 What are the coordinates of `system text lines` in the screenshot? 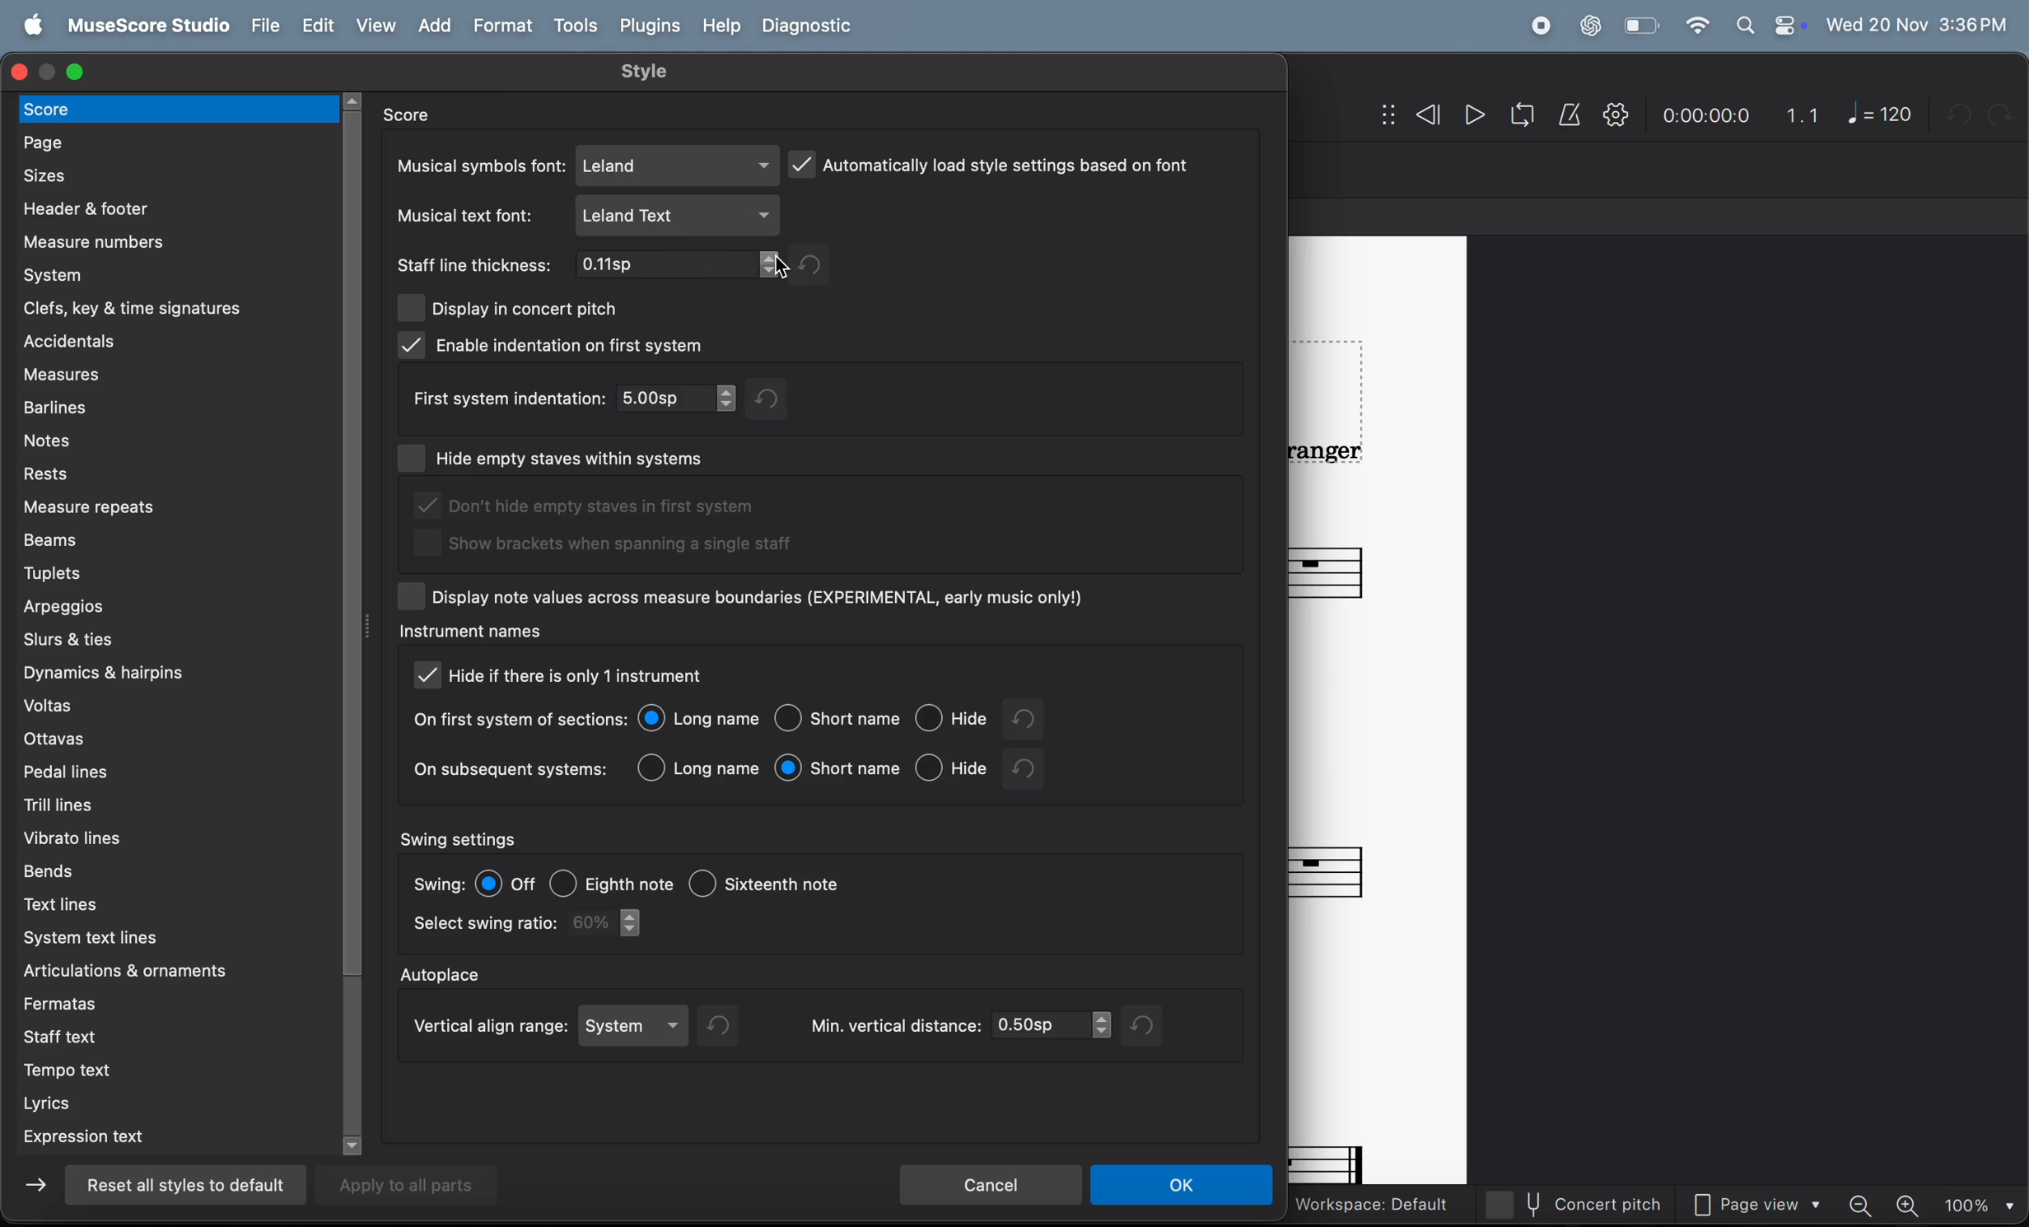 It's located at (163, 940).